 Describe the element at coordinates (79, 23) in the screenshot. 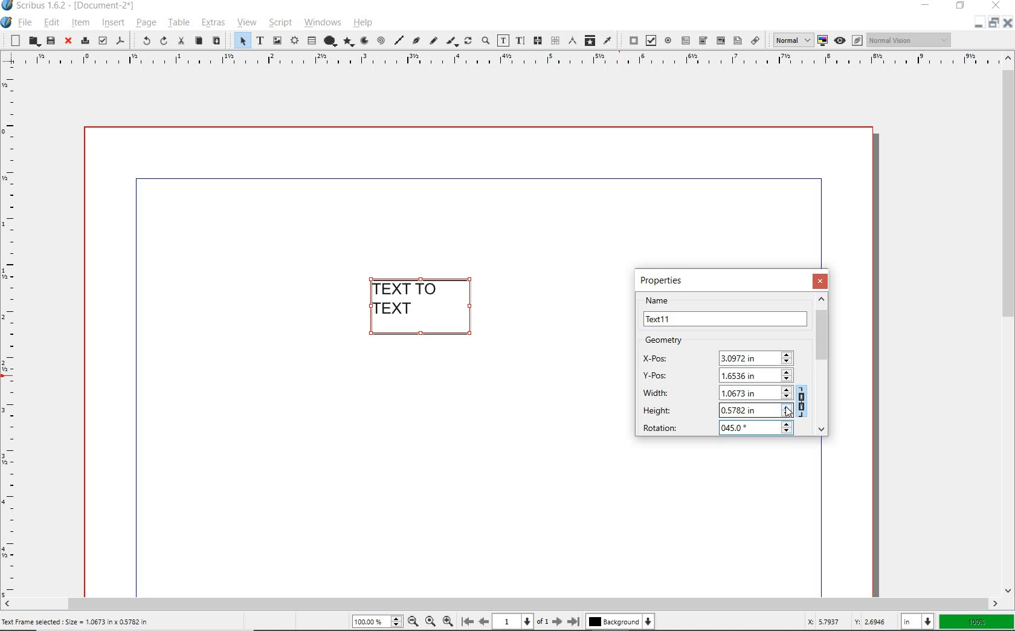

I see `item` at that location.